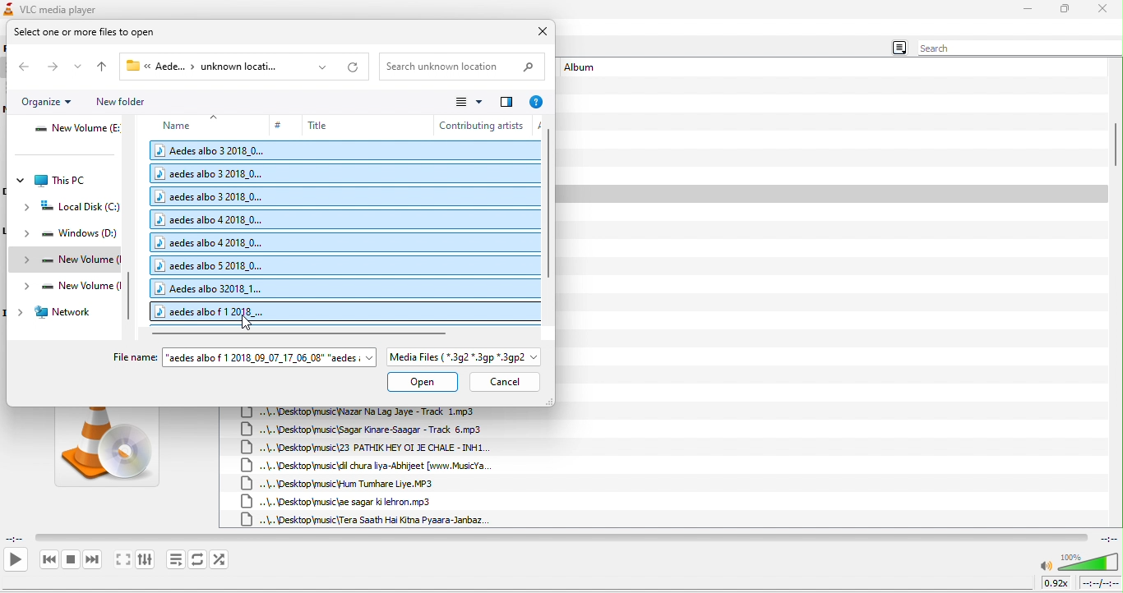 The width and height of the screenshot is (1123, 593). Describe the element at coordinates (585, 69) in the screenshot. I see `album` at that location.